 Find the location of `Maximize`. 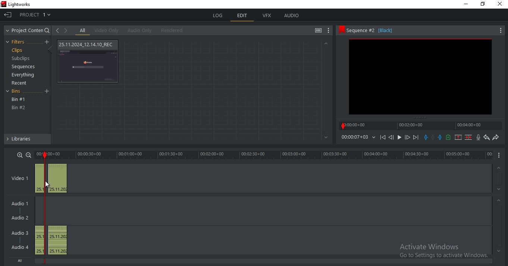

Maximize is located at coordinates (485, 5).